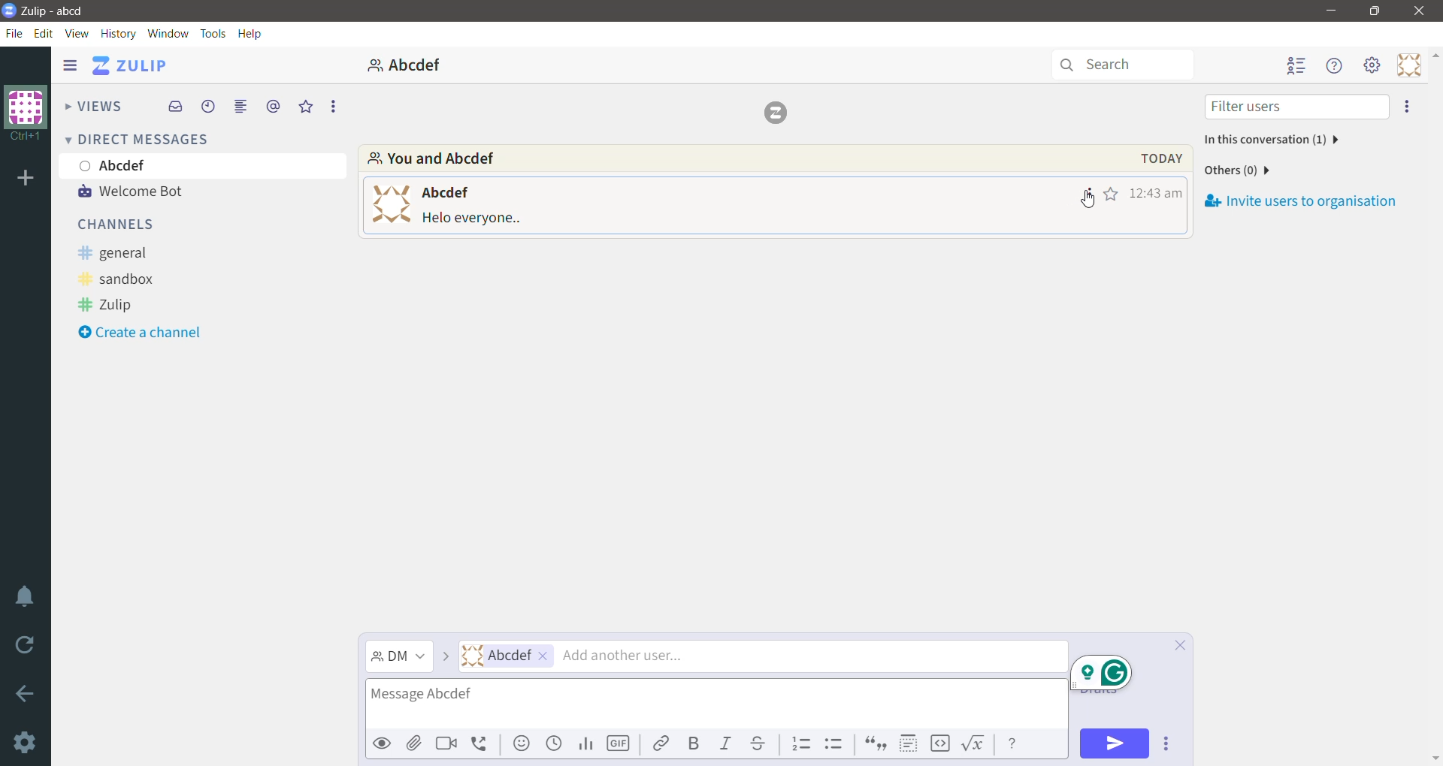 The height and width of the screenshot is (766, 1443). What do you see at coordinates (1176, 644) in the screenshot?
I see `Cancel compose and save draft` at bounding box center [1176, 644].